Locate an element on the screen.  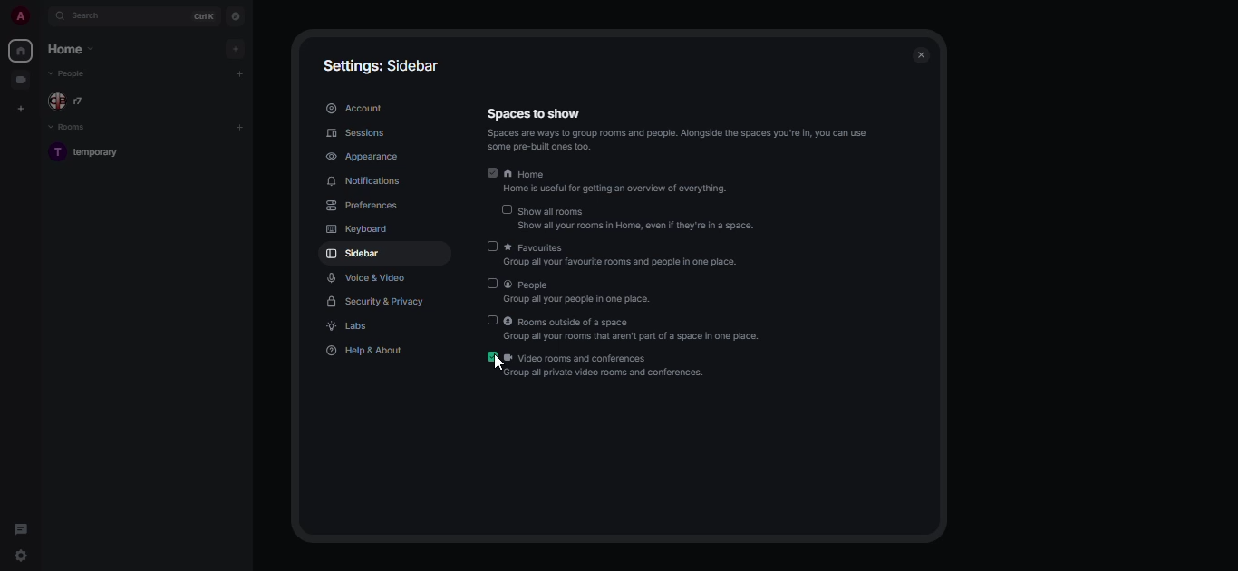
appearance is located at coordinates (360, 159).